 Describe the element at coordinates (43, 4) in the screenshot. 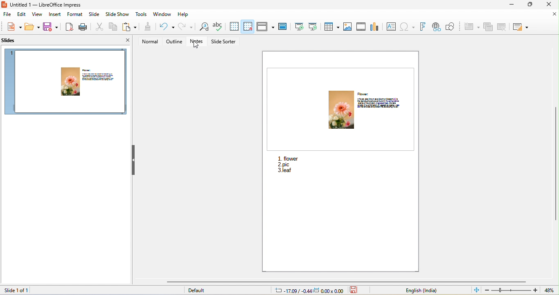

I see ` Untitled 1 — LibreOffice Impress` at that location.